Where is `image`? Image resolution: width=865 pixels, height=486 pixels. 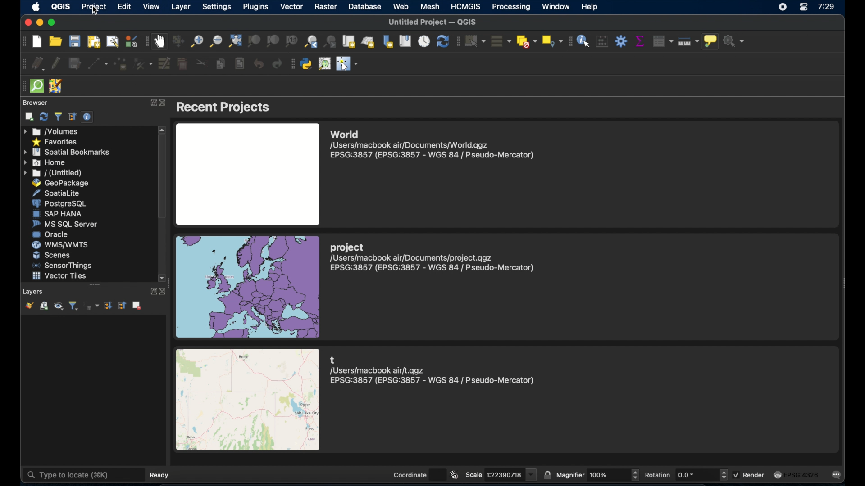
image is located at coordinates (248, 286).